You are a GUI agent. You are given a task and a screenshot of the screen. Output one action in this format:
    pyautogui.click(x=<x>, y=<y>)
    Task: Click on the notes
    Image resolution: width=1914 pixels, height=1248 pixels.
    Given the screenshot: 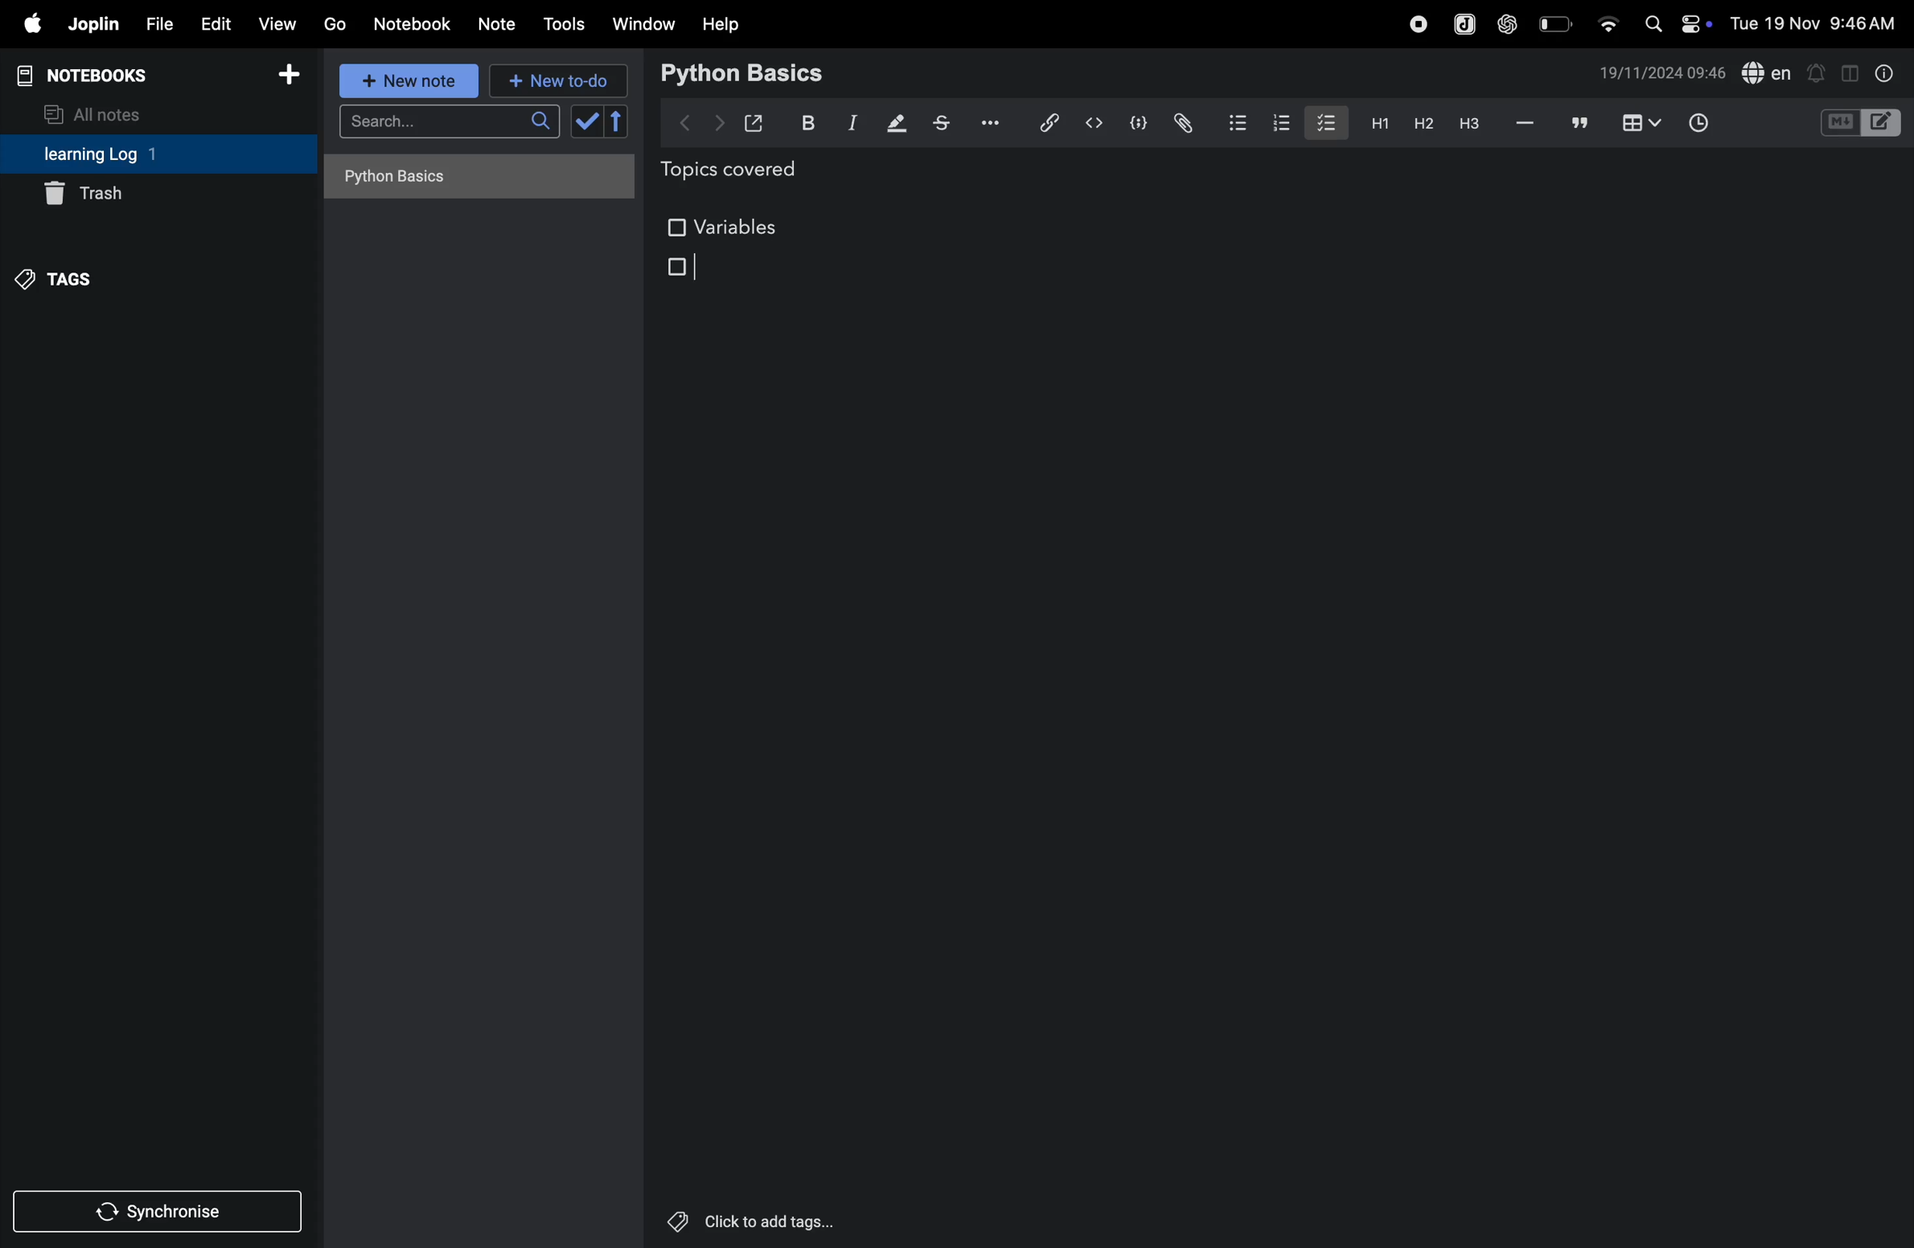 What is the action you would take?
    pyautogui.click(x=498, y=25)
    